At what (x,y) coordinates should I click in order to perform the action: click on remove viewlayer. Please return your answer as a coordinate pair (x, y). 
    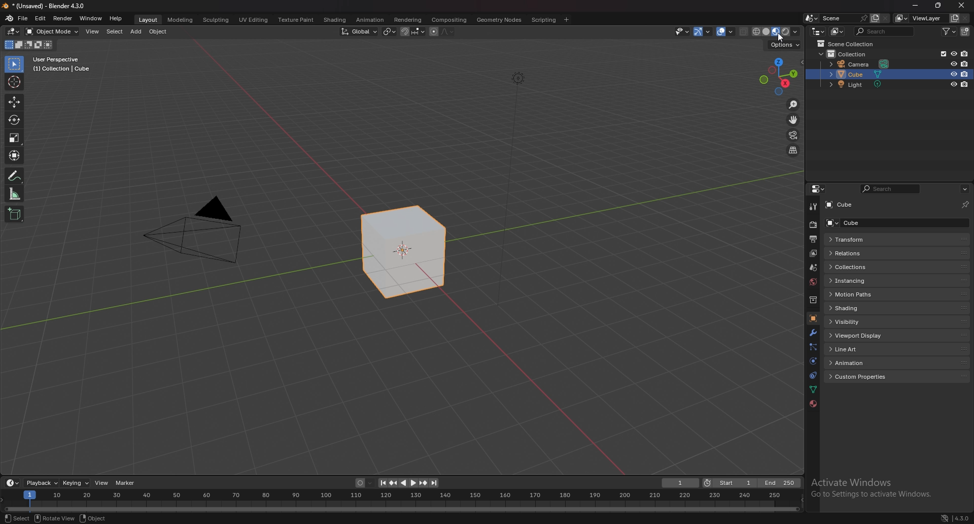
    Looking at the image, I should click on (966, 18).